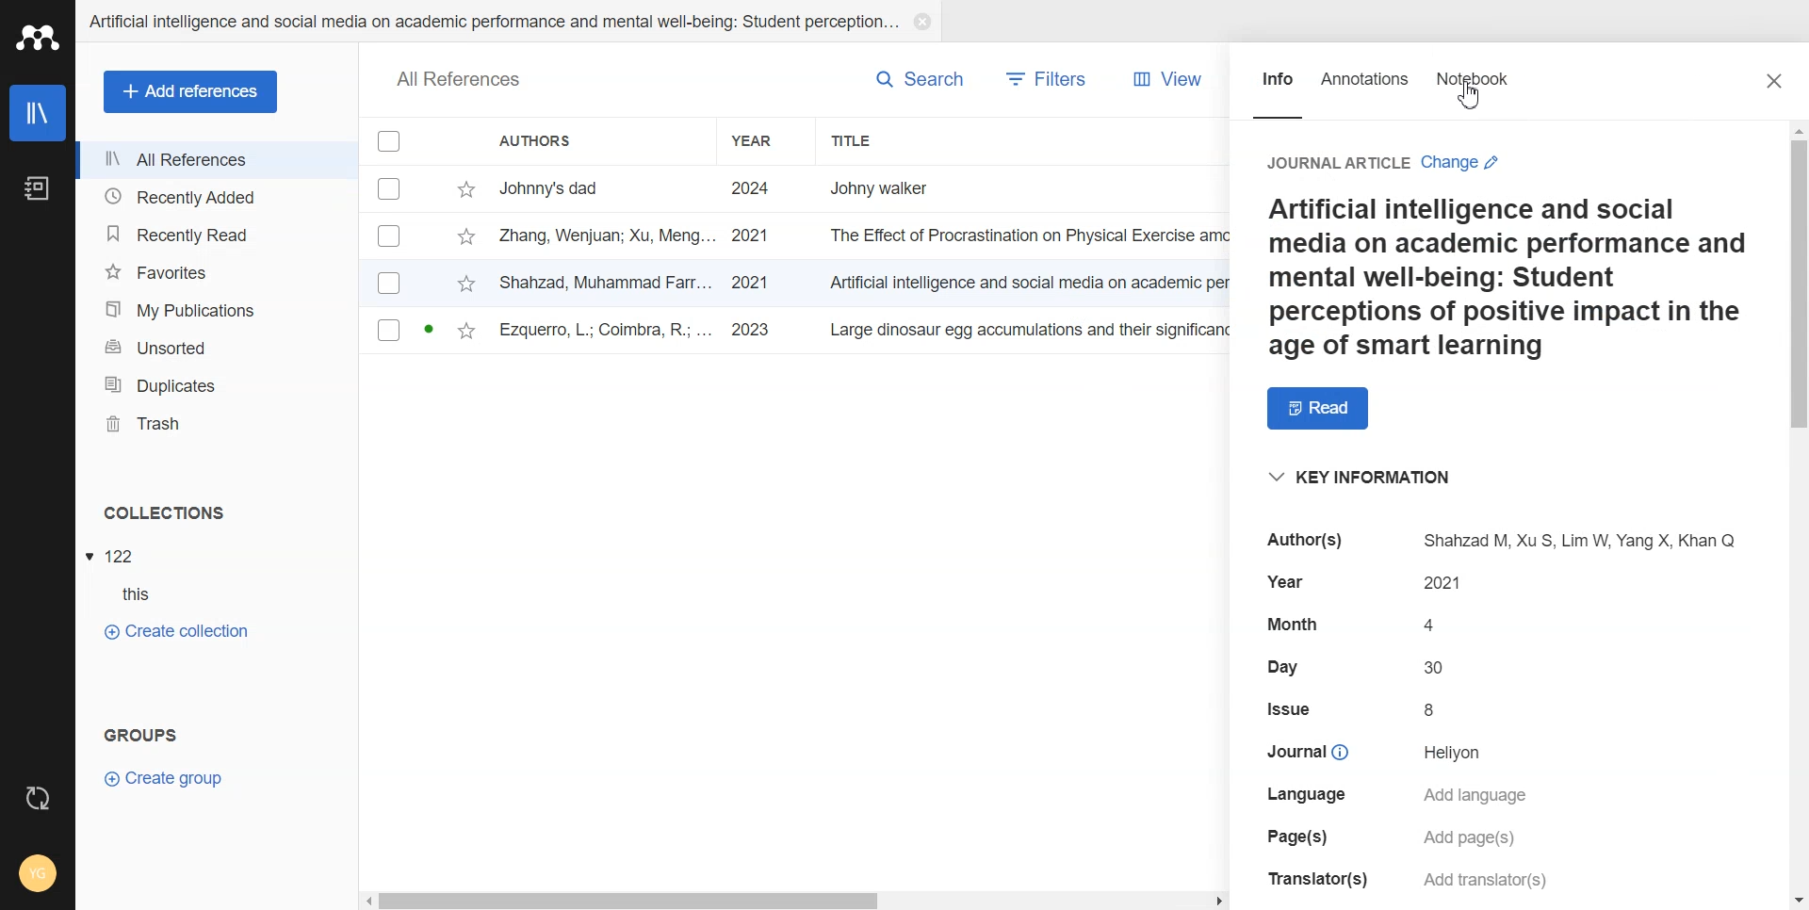 The height and width of the screenshot is (910, 1809). What do you see at coordinates (1033, 280) in the screenshot?
I see `Artificial intelligence and social media on academic per` at bounding box center [1033, 280].